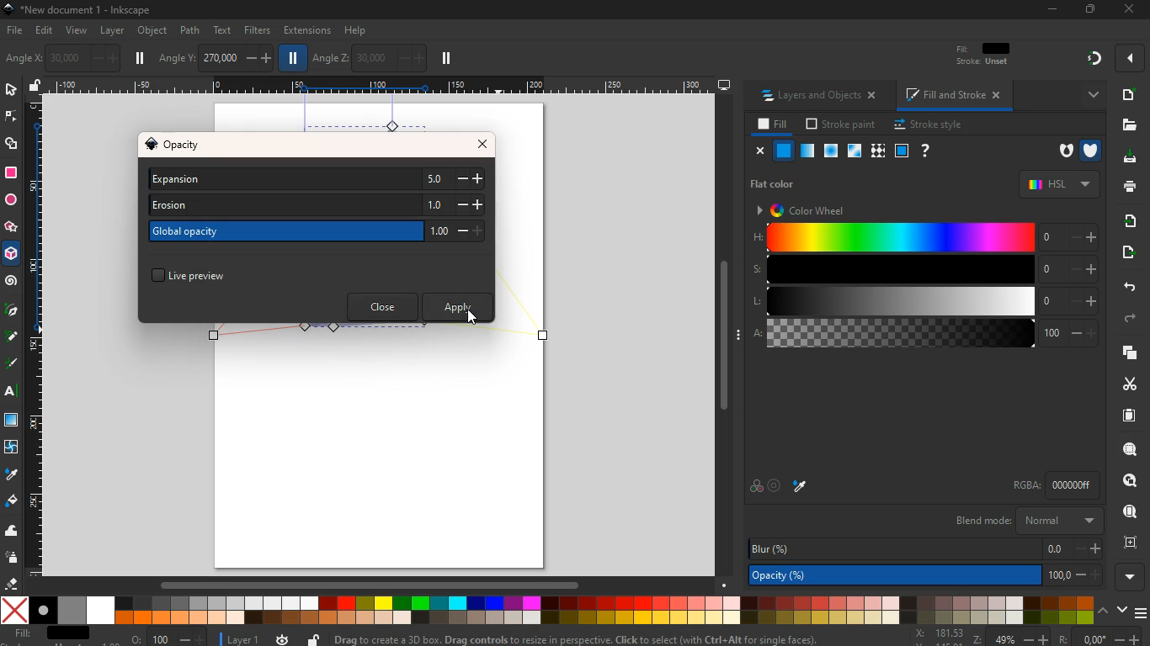 Image resolution: width=1150 pixels, height=646 pixels. I want to click on gradient, so click(1095, 59).